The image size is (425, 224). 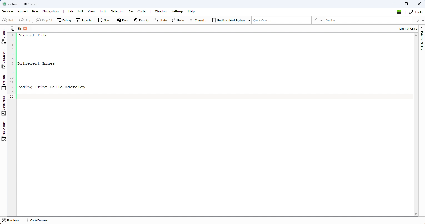 I want to click on Runtime, so click(x=230, y=20).